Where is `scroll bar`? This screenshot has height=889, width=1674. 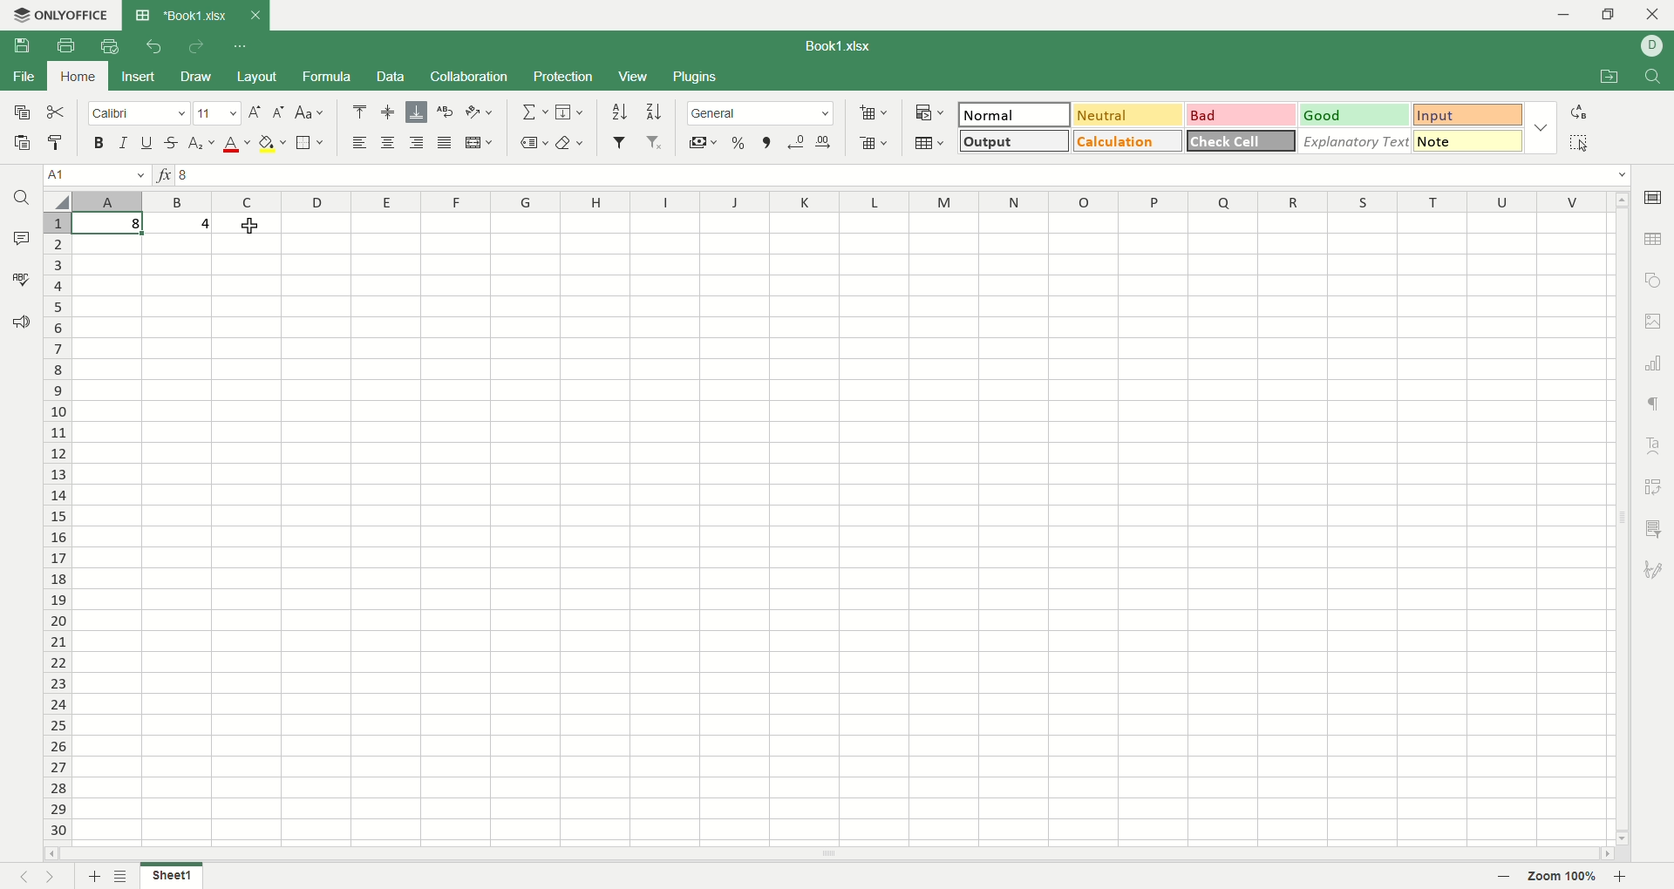 scroll bar is located at coordinates (826, 856).